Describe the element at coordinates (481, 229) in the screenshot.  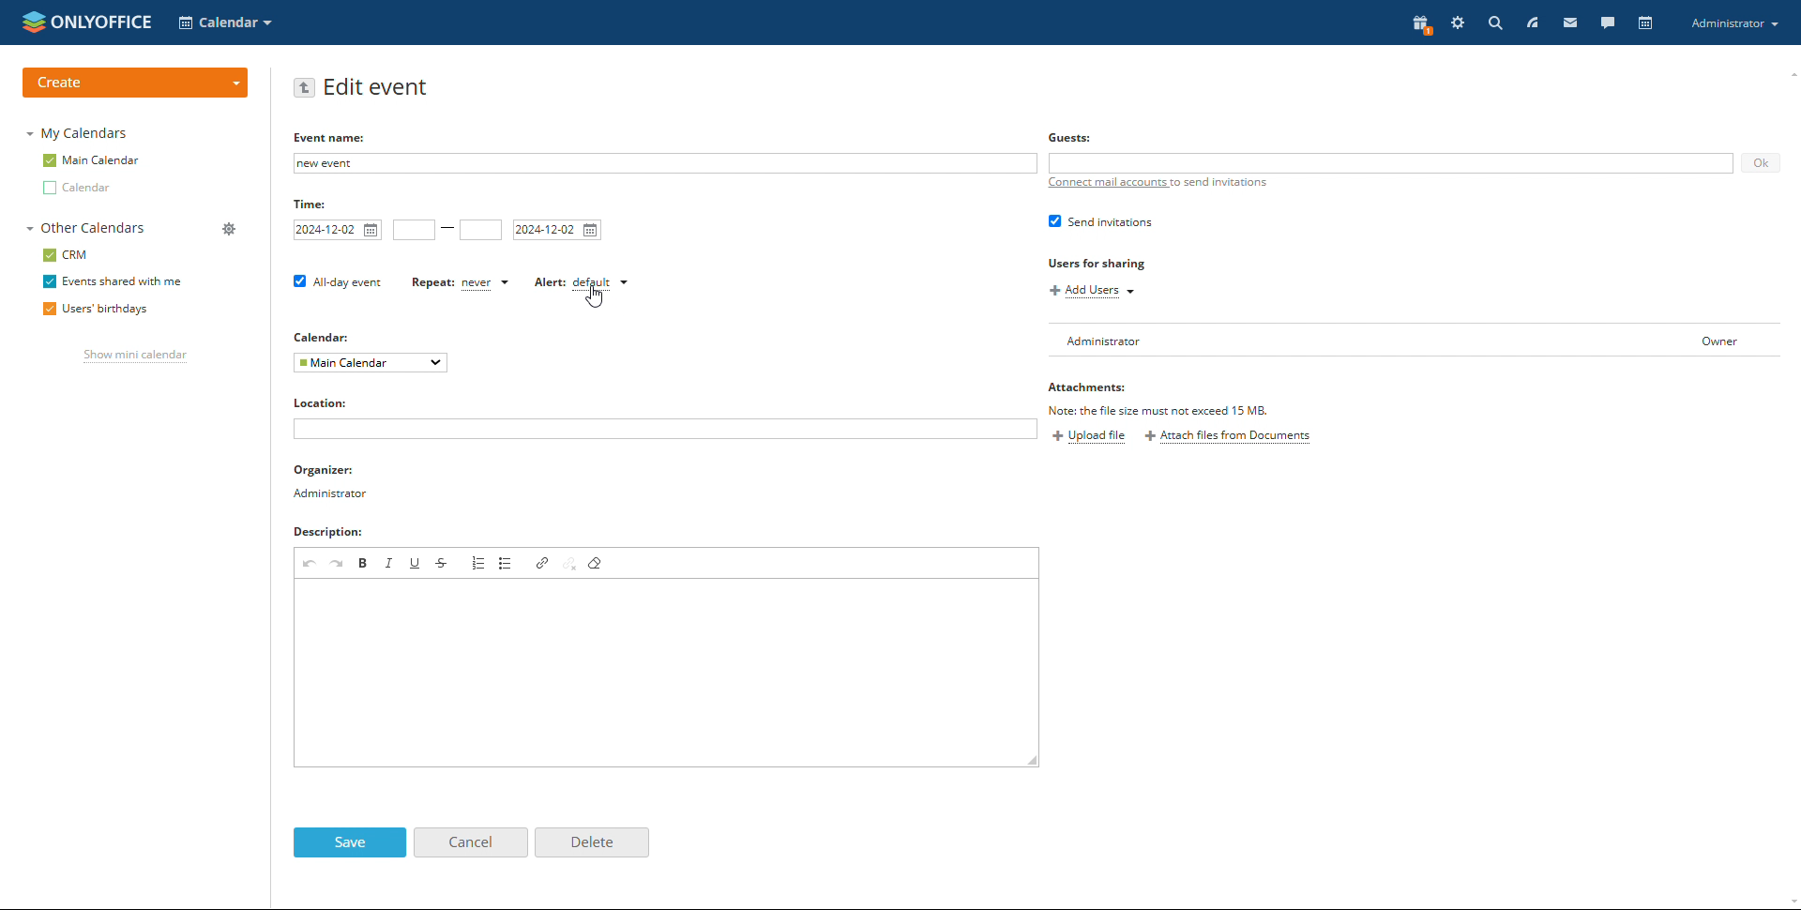
I see `end time` at that location.